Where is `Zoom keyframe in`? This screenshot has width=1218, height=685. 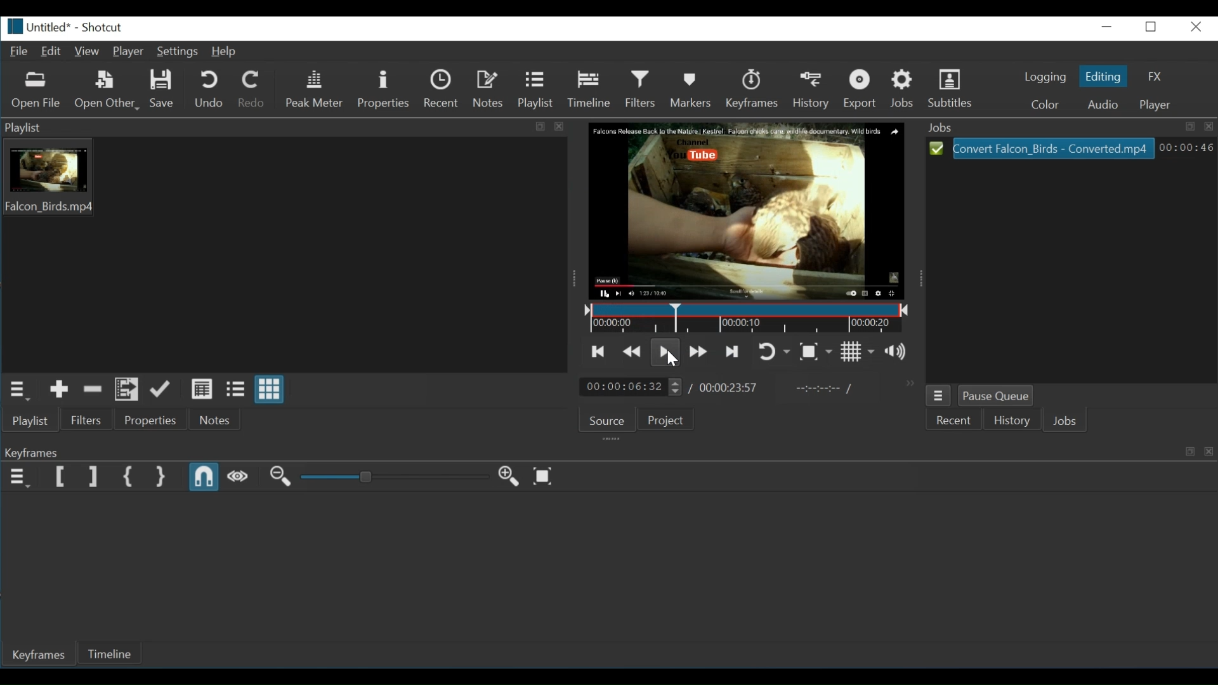 Zoom keyframe in is located at coordinates (507, 476).